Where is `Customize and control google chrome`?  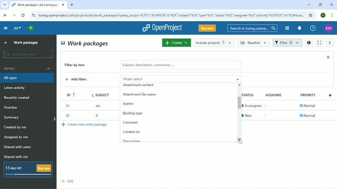
Customize and control google chrome is located at coordinates (332, 15).